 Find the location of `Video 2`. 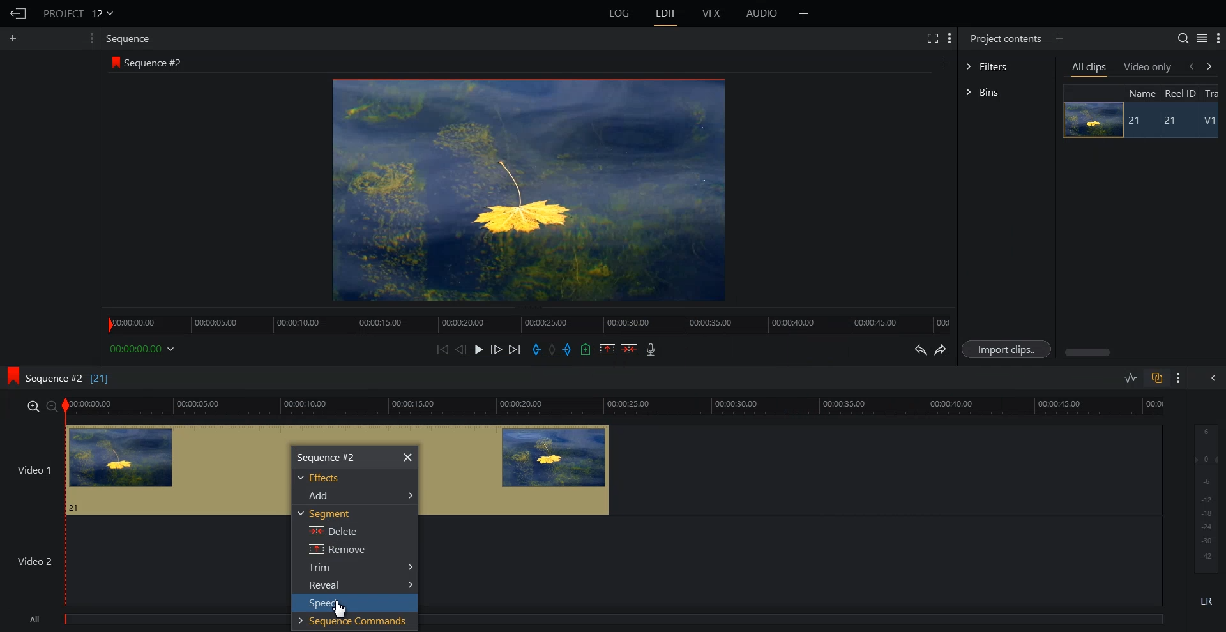

Video 2 is located at coordinates (142, 561).